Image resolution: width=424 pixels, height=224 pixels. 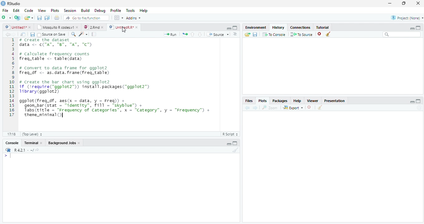 What do you see at coordinates (250, 101) in the screenshot?
I see `Files` at bounding box center [250, 101].